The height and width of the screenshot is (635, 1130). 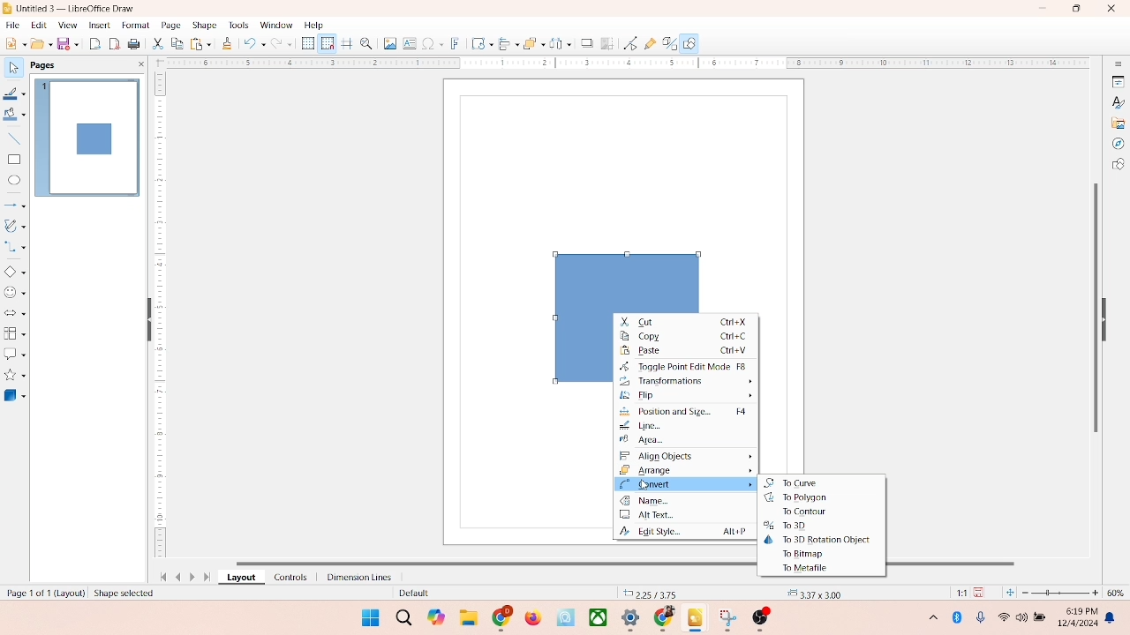 I want to click on controls, so click(x=286, y=577).